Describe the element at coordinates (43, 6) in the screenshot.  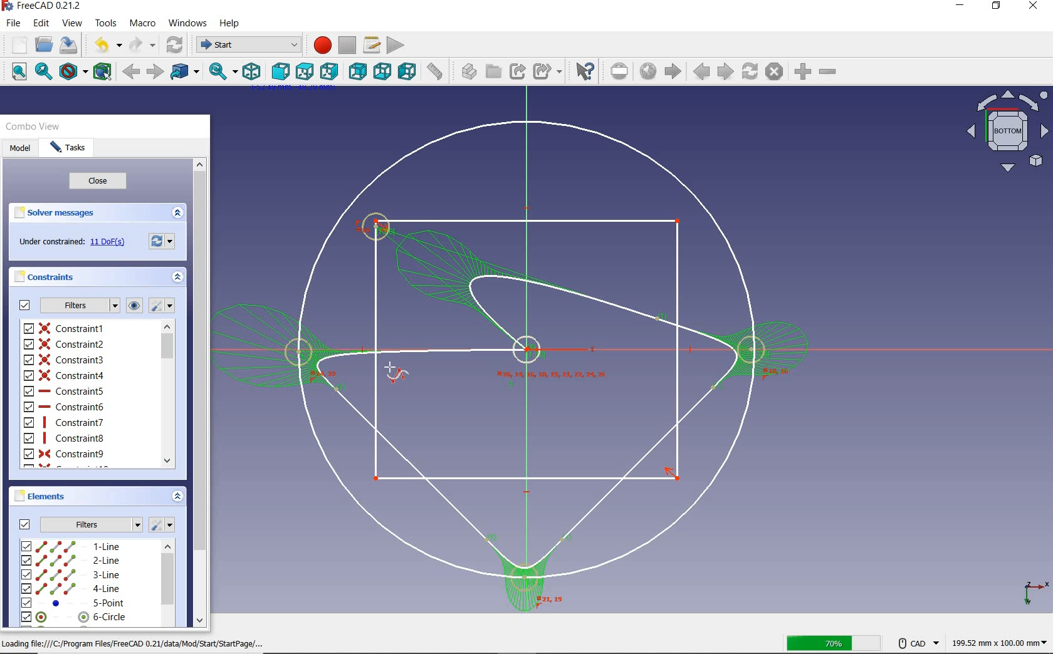
I see `system name` at that location.